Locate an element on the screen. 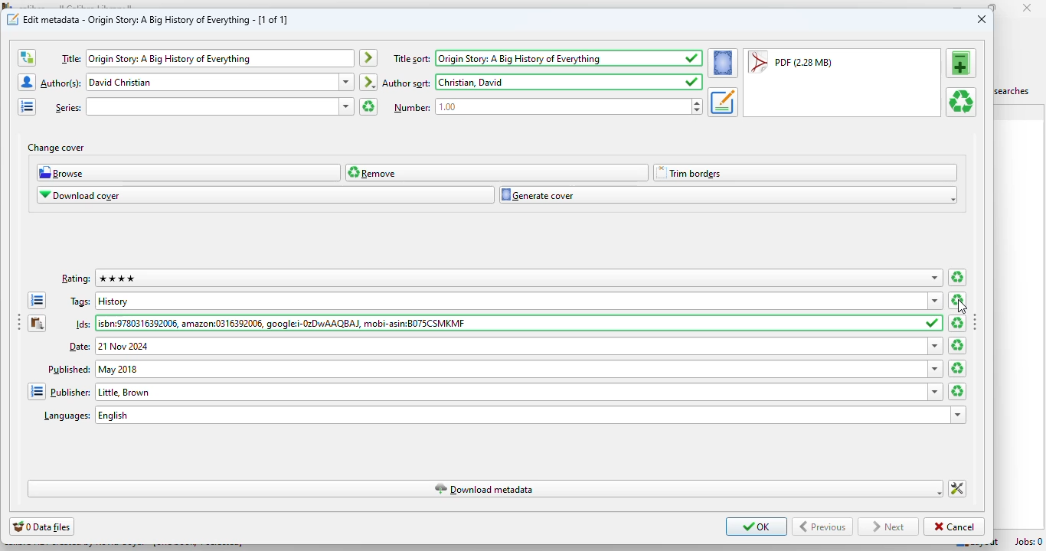  data files is located at coordinates (42, 527).